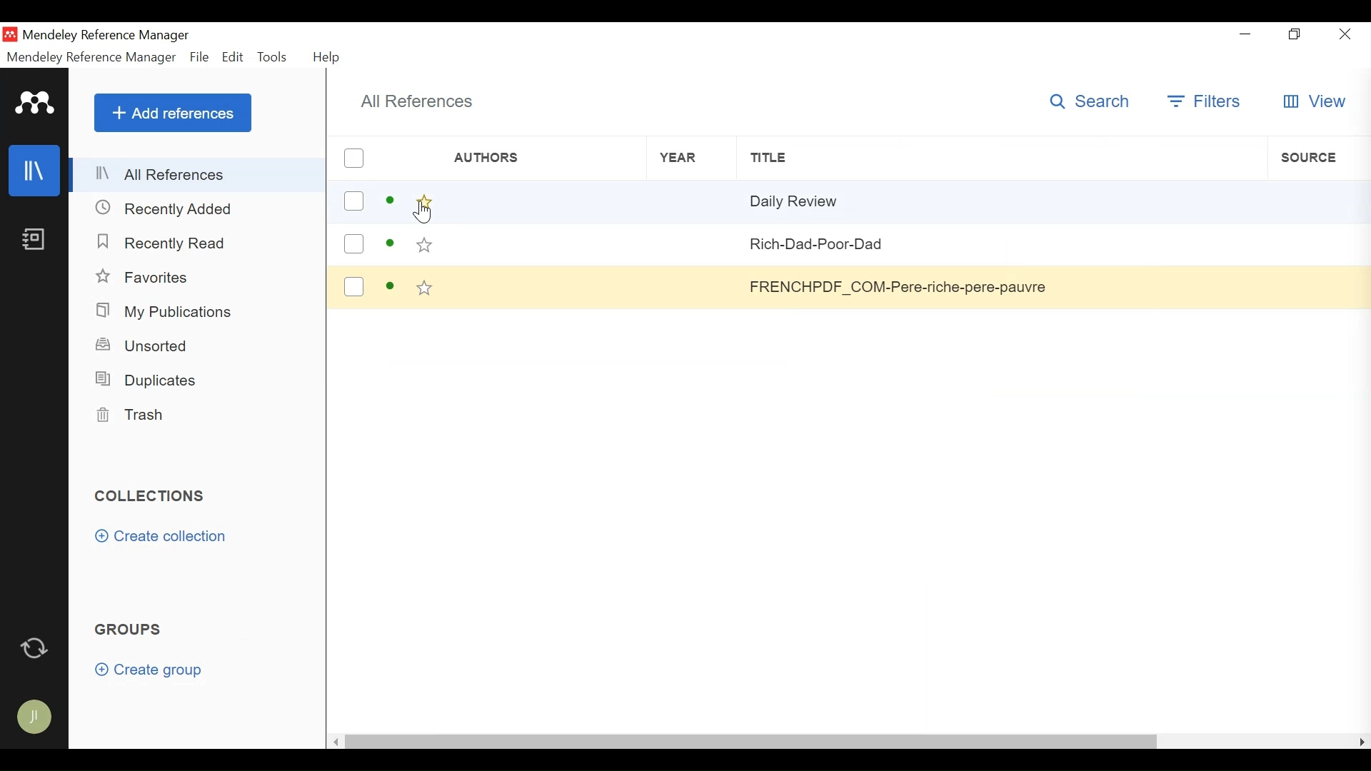 This screenshot has height=771, width=1371. I want to click on Unread, so click(391, 244).